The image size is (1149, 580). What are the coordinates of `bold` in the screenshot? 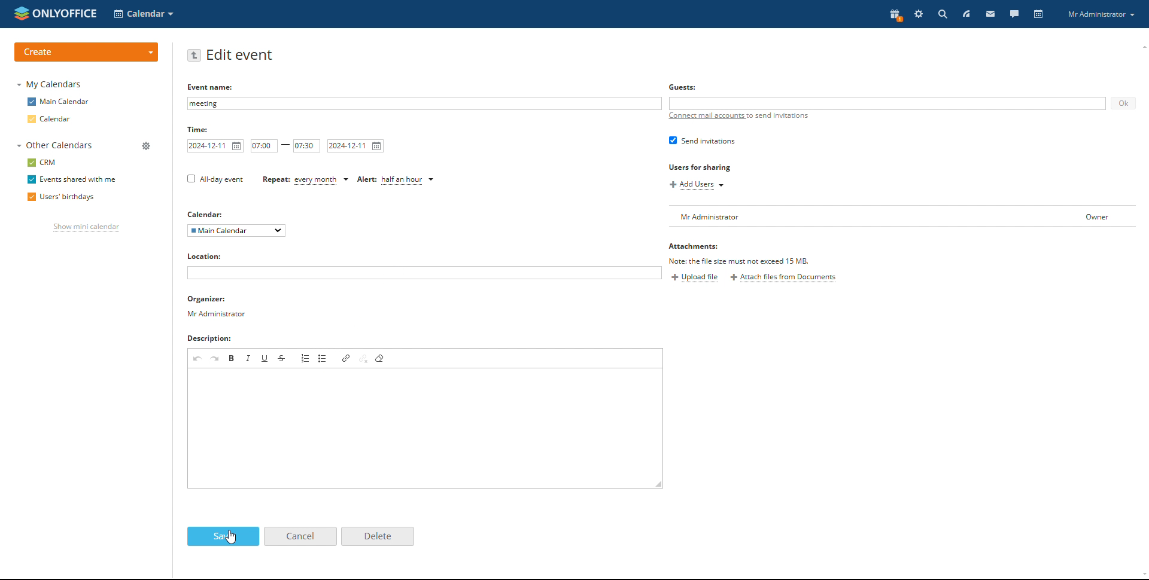 It's located at (232, 358).